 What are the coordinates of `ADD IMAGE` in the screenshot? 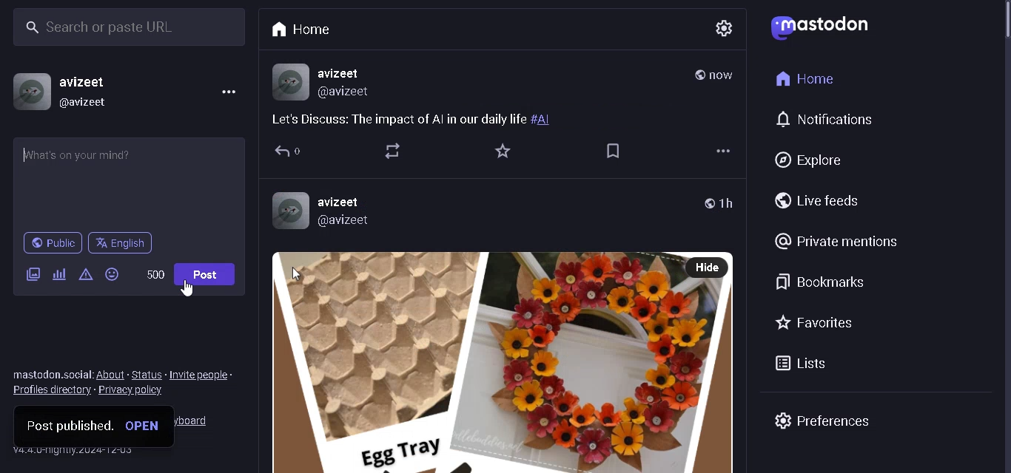 It's located at (33, 273).